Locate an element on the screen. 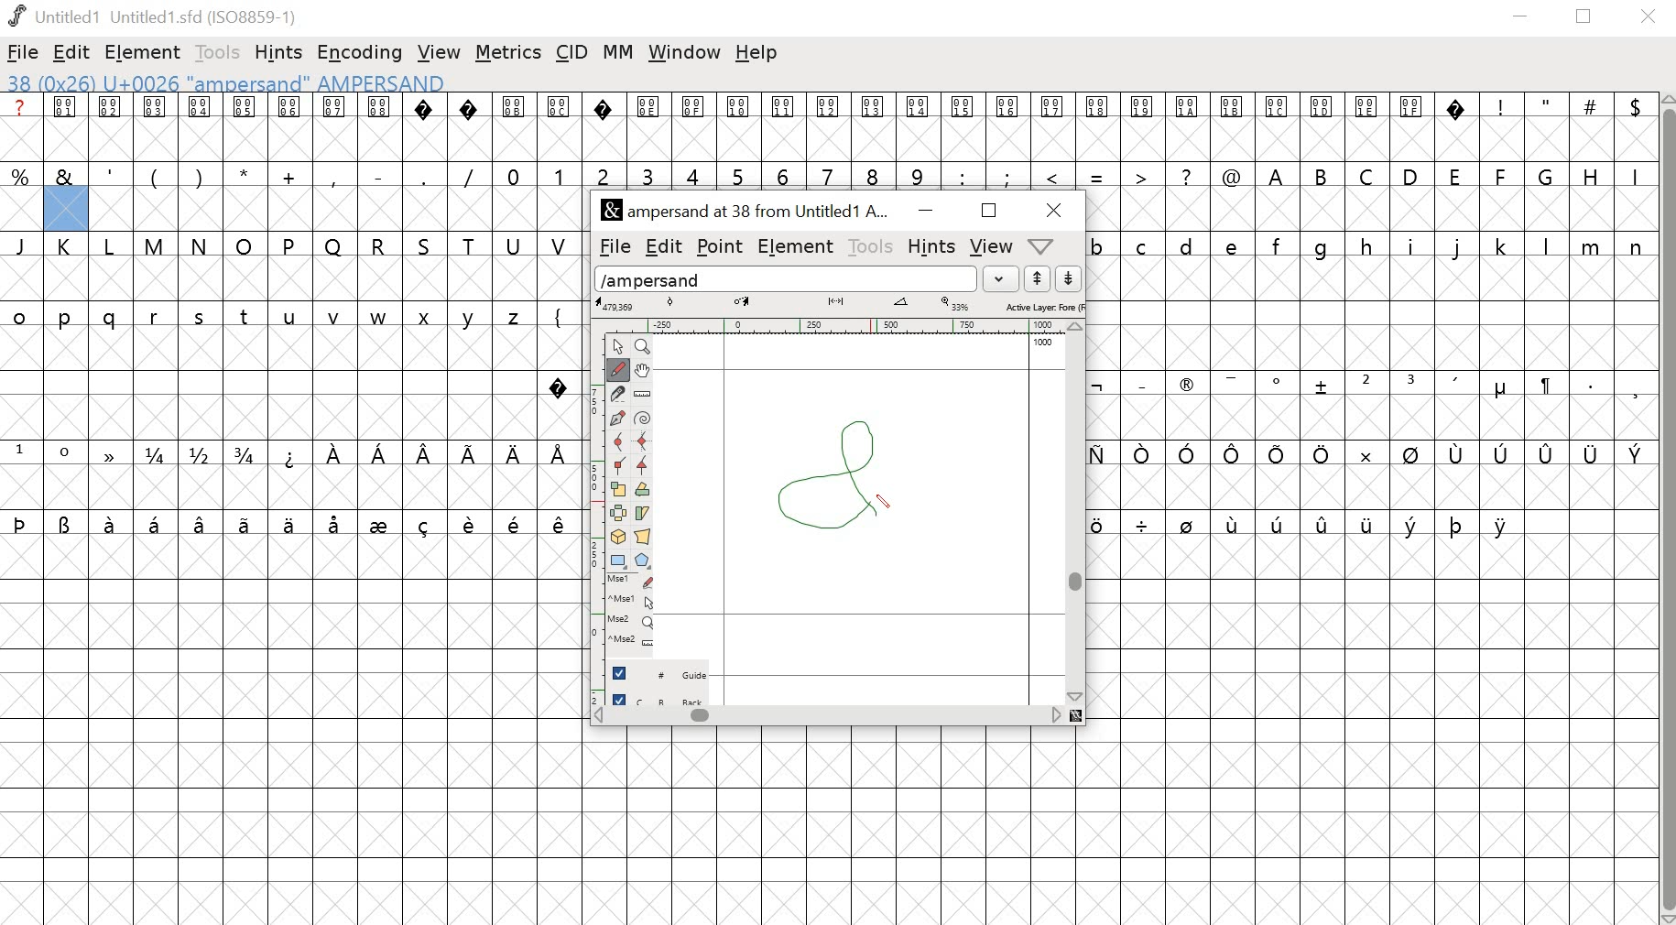  symbol is located at coordinates (1188, 452).